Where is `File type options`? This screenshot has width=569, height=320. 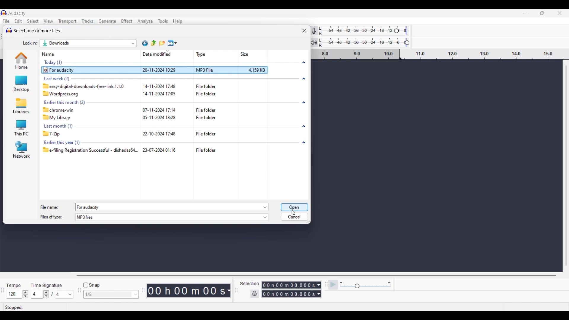 File type options is located at coordinates (265, 217).